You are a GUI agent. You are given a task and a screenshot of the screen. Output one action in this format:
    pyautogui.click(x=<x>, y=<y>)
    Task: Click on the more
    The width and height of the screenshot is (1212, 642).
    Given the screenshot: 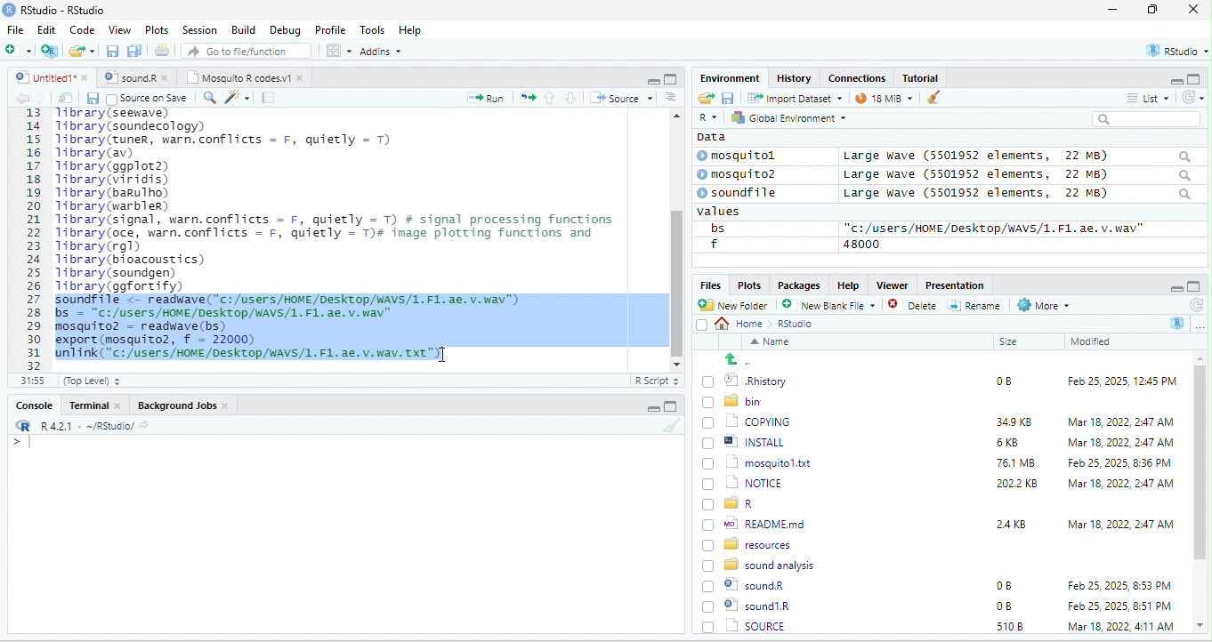 What is the action you would take?
    pyautogui.click(x=1200, y=325)
    